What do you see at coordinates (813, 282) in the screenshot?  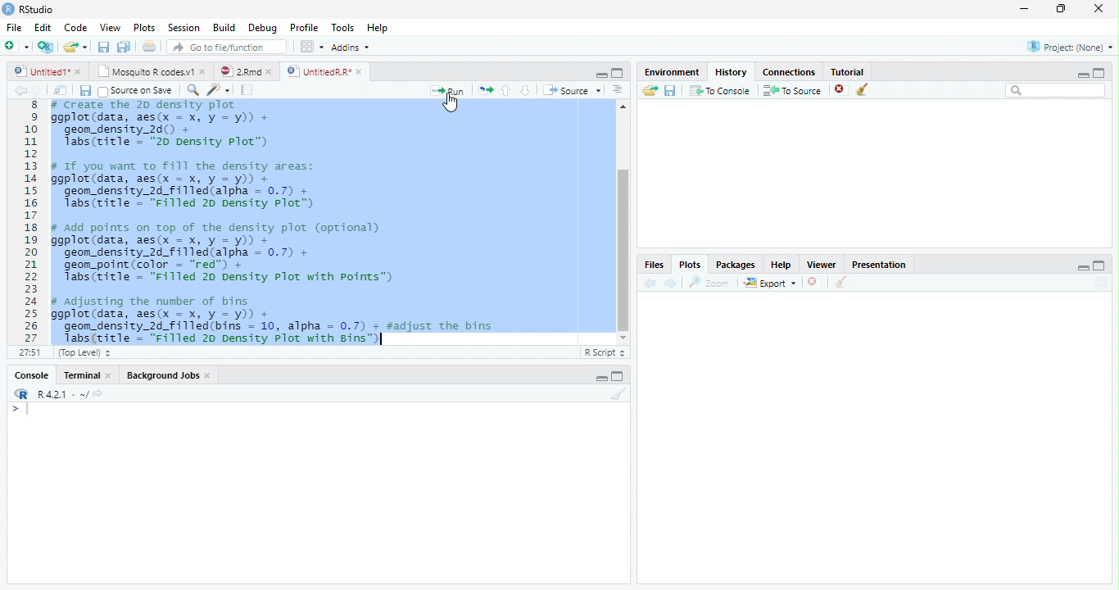 I see `close` at bounding box center [813, 282].